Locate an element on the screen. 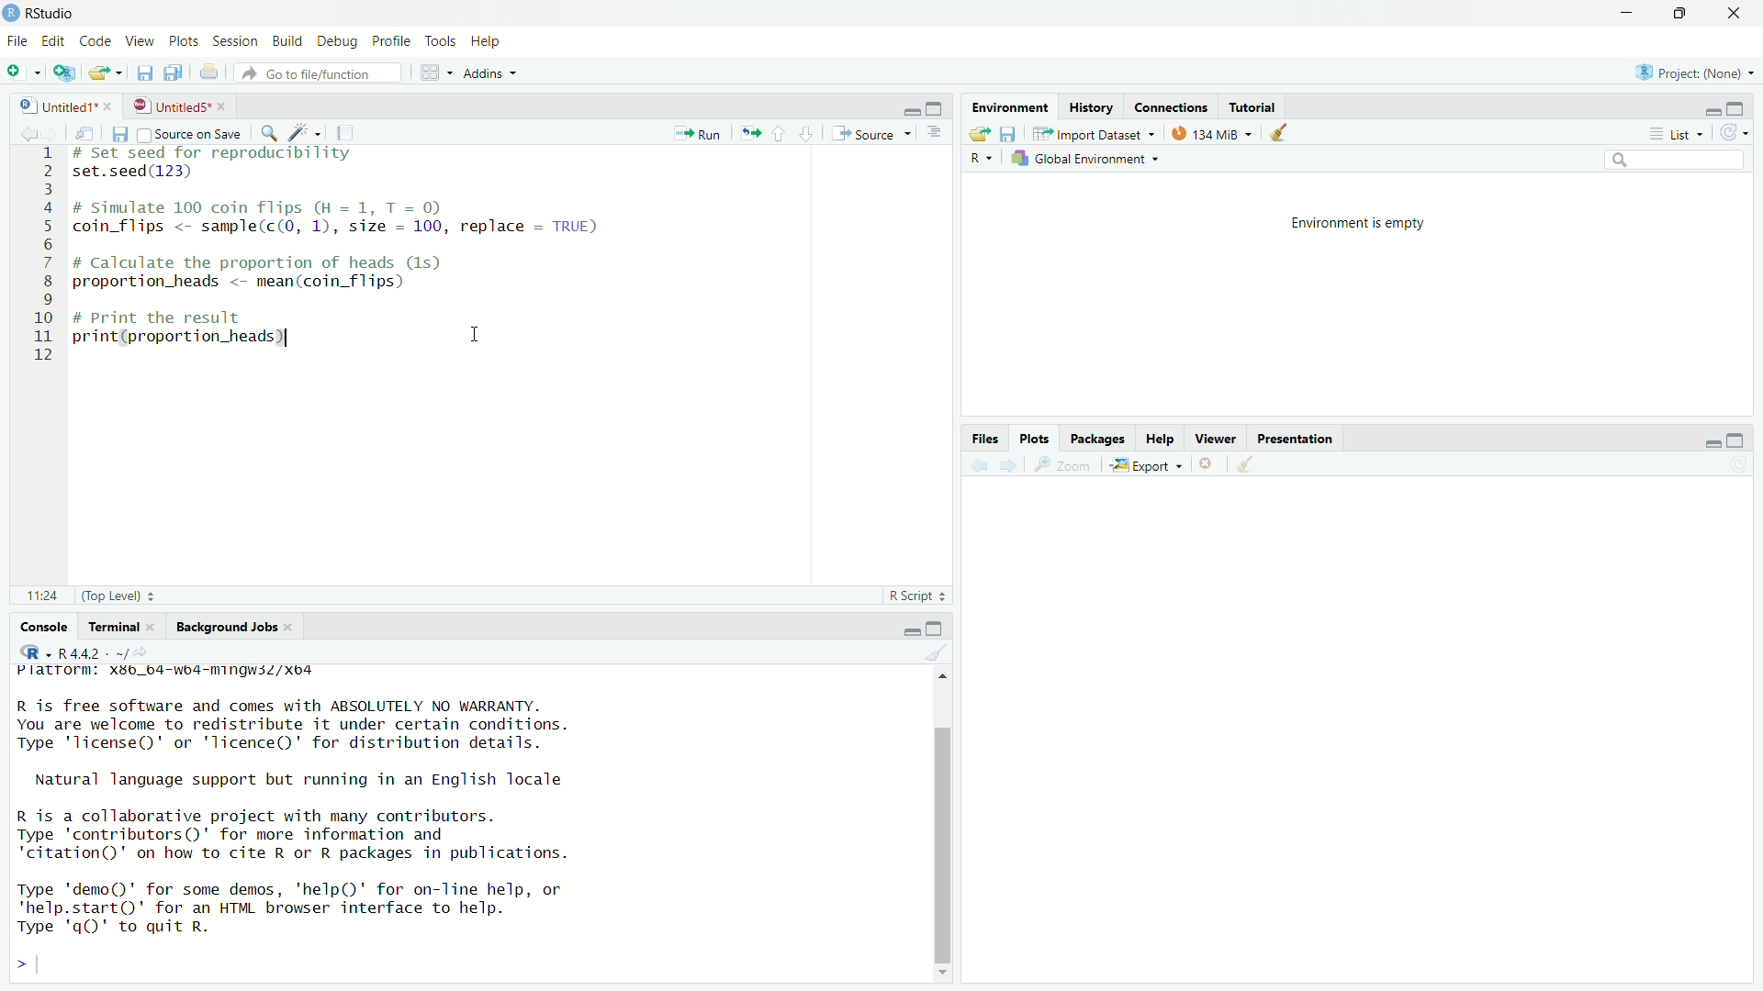  view a larger version of the plot in new window is located at coordinates (1069, 468).